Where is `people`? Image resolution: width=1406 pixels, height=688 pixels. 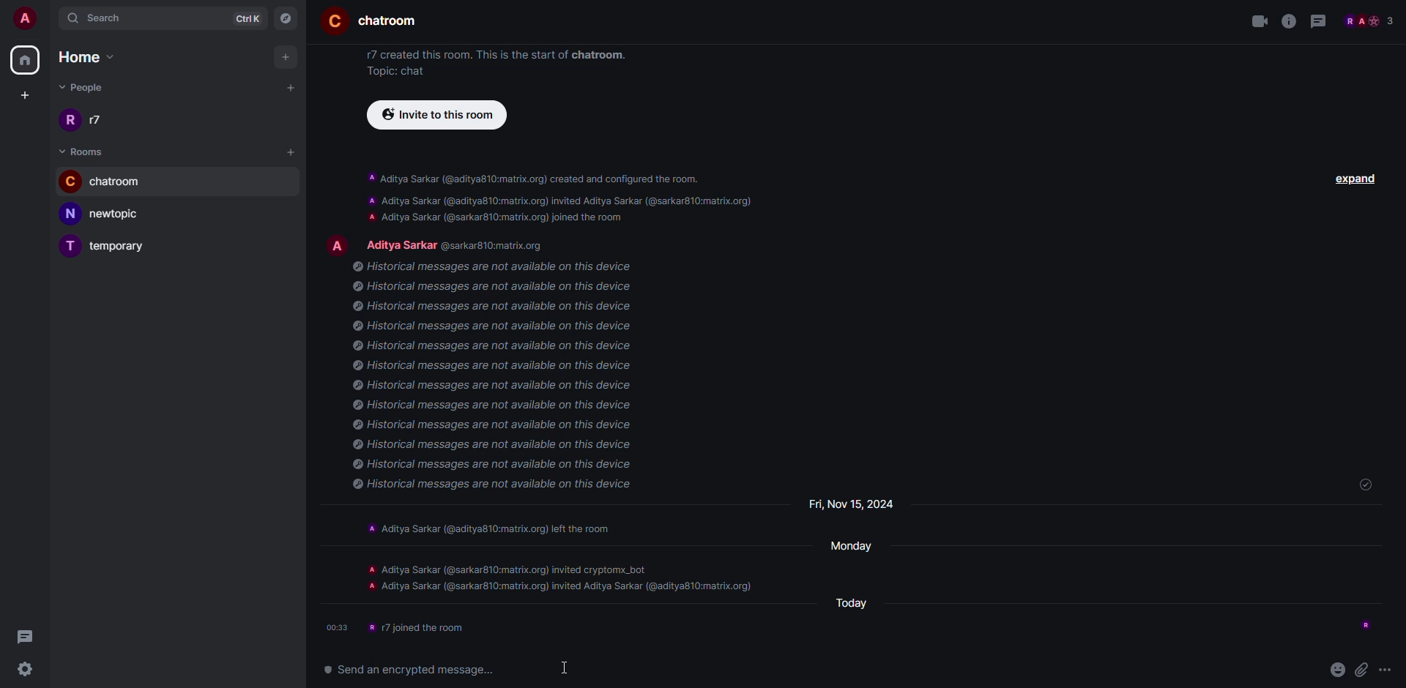 people is located at coordinates (463, 243).